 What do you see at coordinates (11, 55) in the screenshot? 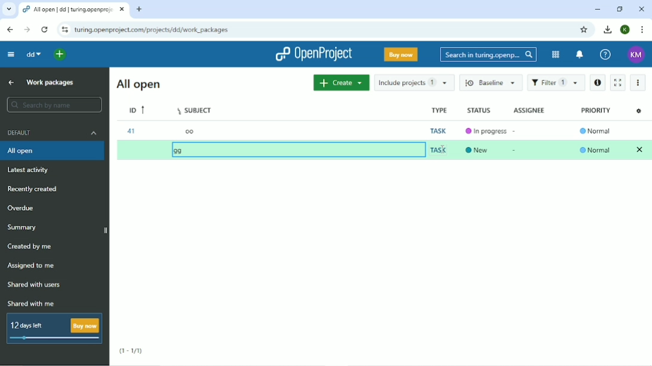
I see `Collapse project menu` at bounding box center [11, 55].